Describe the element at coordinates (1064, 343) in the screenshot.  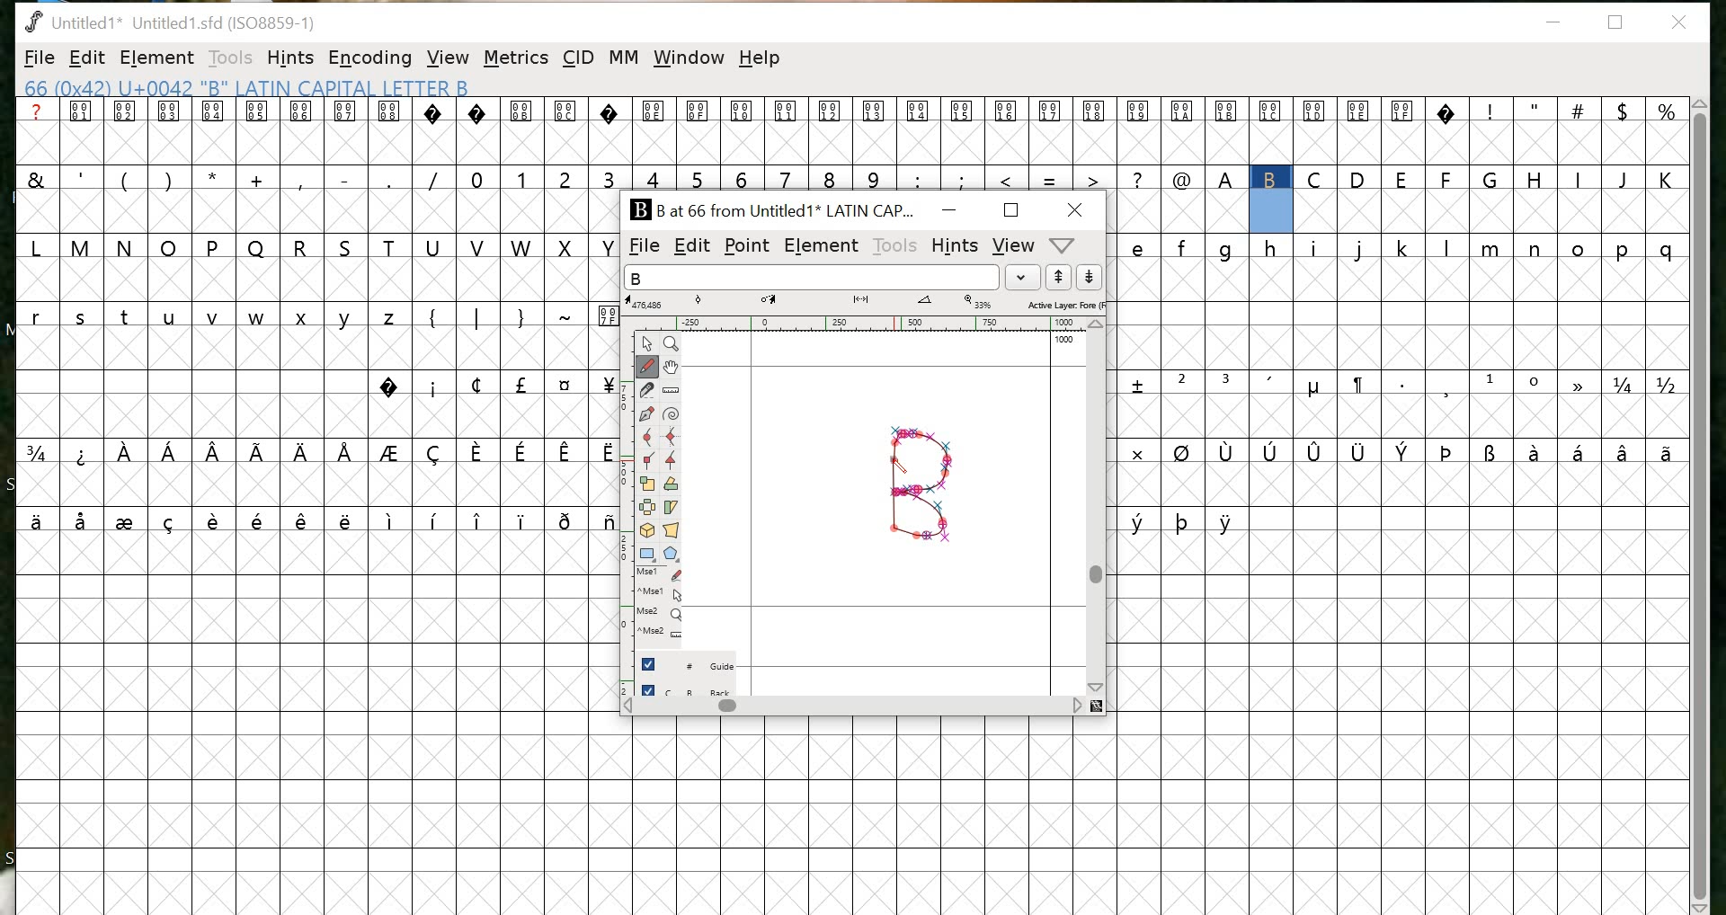
I see `100` at that location.